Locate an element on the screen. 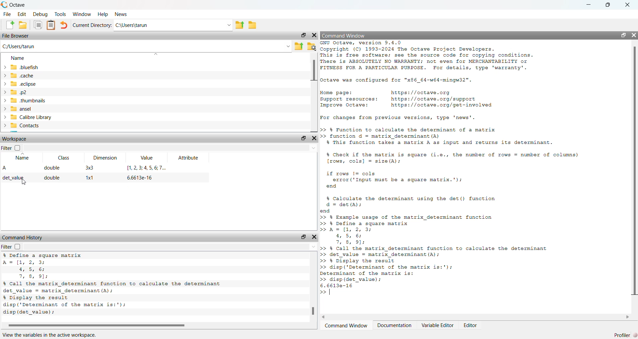   Command Window is located at coordinates (347, 325).